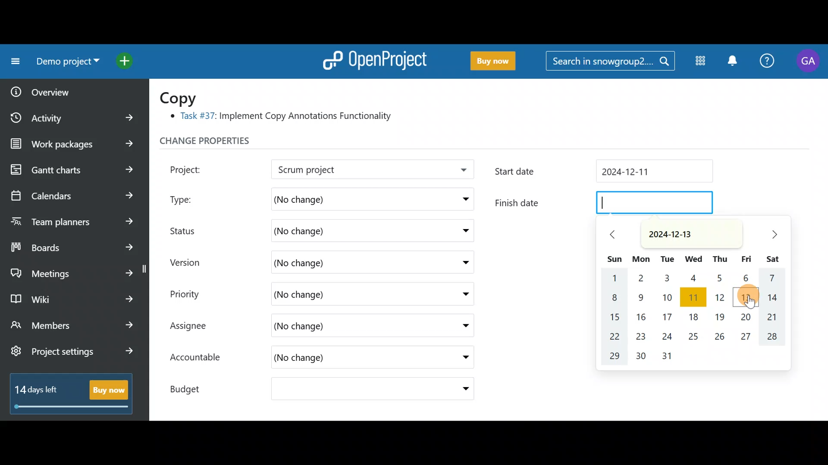 This screenshot has height=465, width=828. I want to click on Members, so click(72, 326).